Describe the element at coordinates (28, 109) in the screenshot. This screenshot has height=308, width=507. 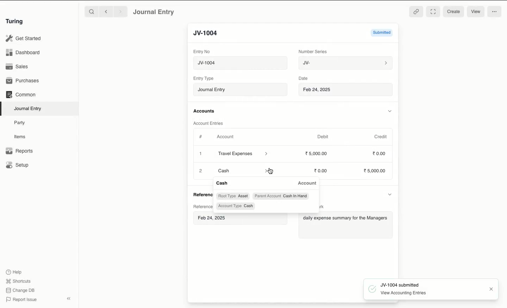
I see `Journal Entry` at that location.